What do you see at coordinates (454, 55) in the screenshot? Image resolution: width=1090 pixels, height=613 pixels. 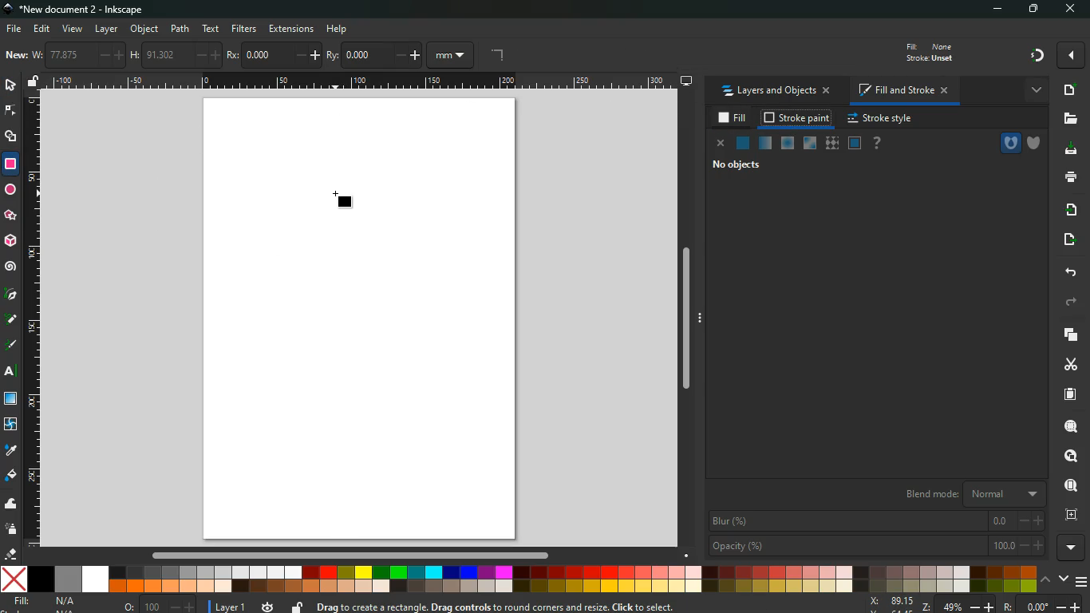 I see `mm` at bounding box center [454, 55].